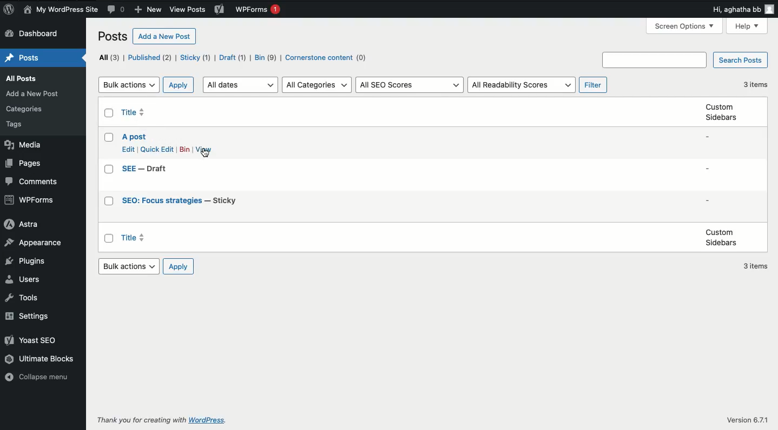 This screenshot has width=778, height=430. Describe the element at coordinates (128, 149) in the screenshot. I see `Edit` at that location.